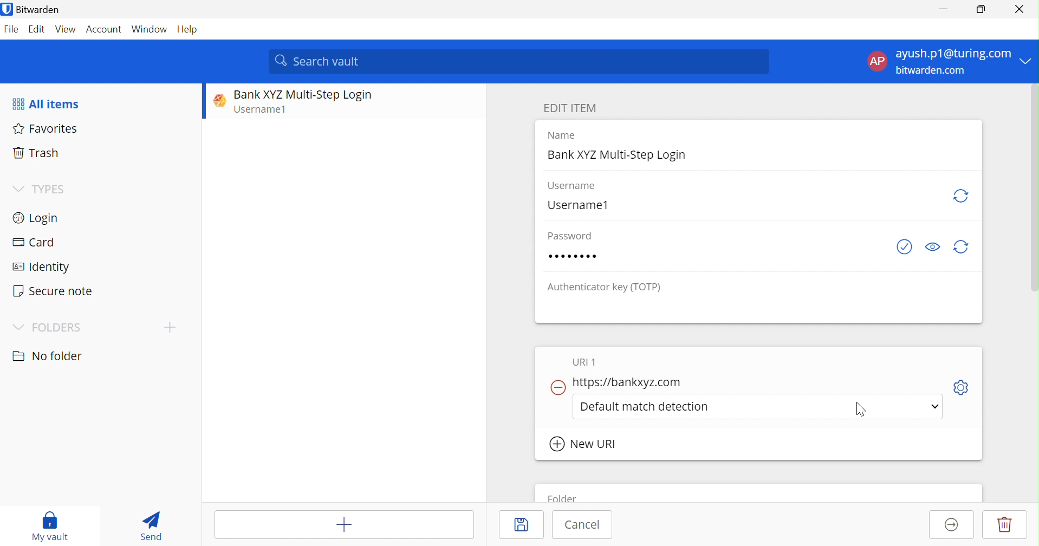  Describe the element at coordinates (1029, 61) in the screenshot. I see `Drop Down` at that location.